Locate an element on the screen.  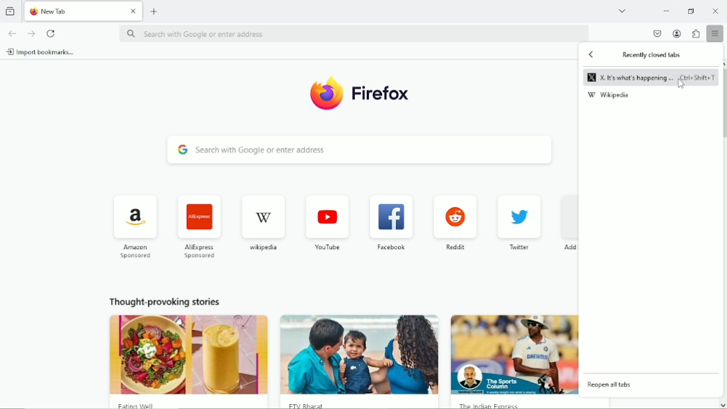
image is located at coordinates (360, 354).